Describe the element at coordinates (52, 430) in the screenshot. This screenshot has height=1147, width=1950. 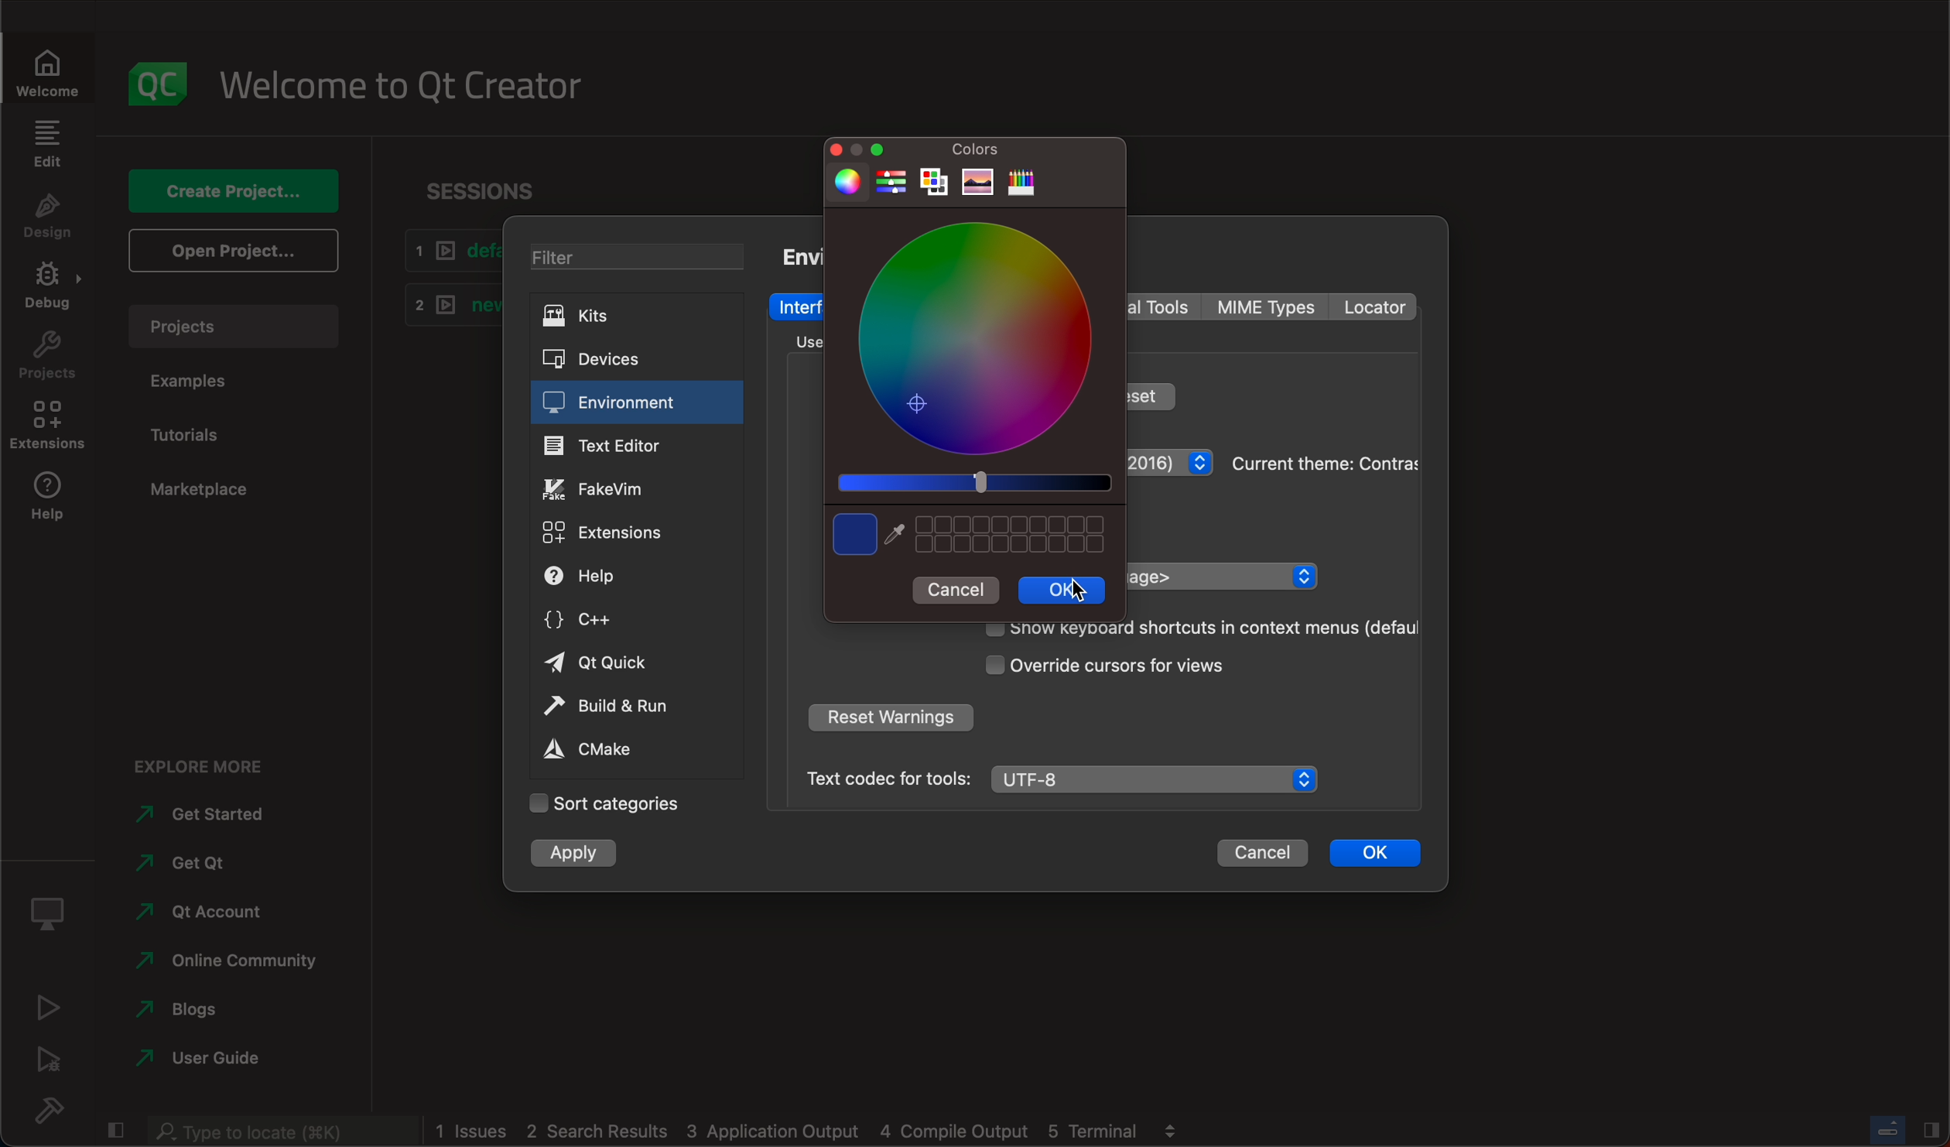
I see `extensions` at that location.